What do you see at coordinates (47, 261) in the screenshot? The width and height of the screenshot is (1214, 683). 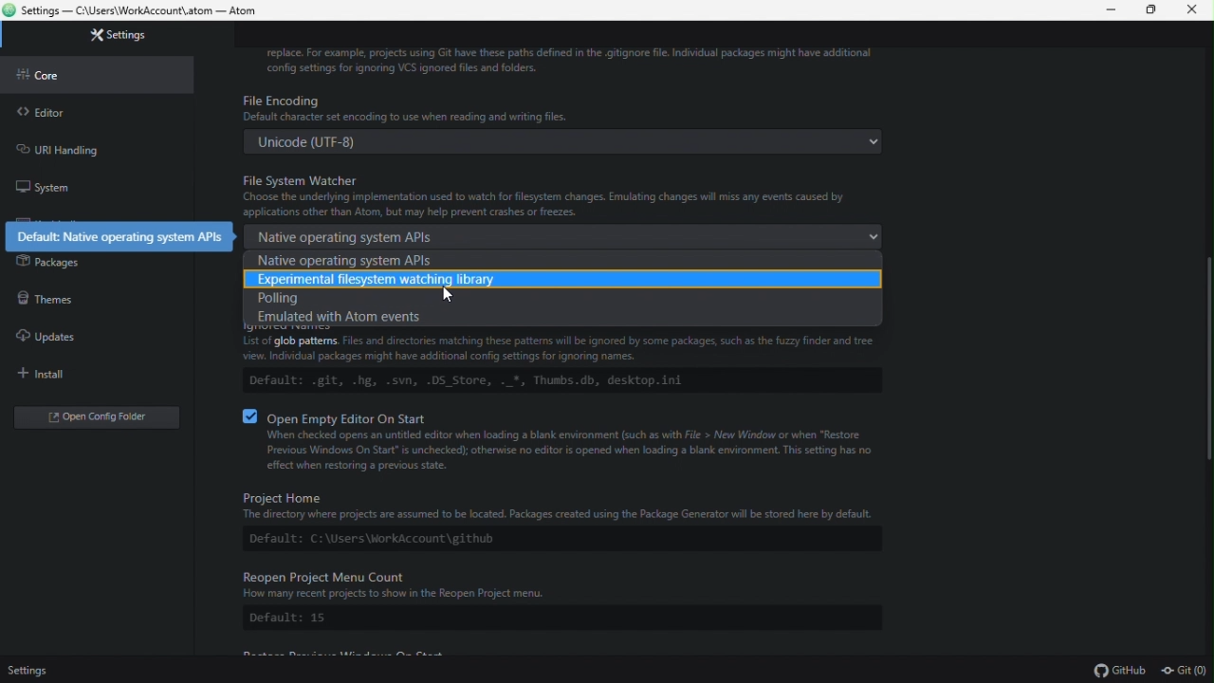 I see `Packages` at bounding box center [47, 261].